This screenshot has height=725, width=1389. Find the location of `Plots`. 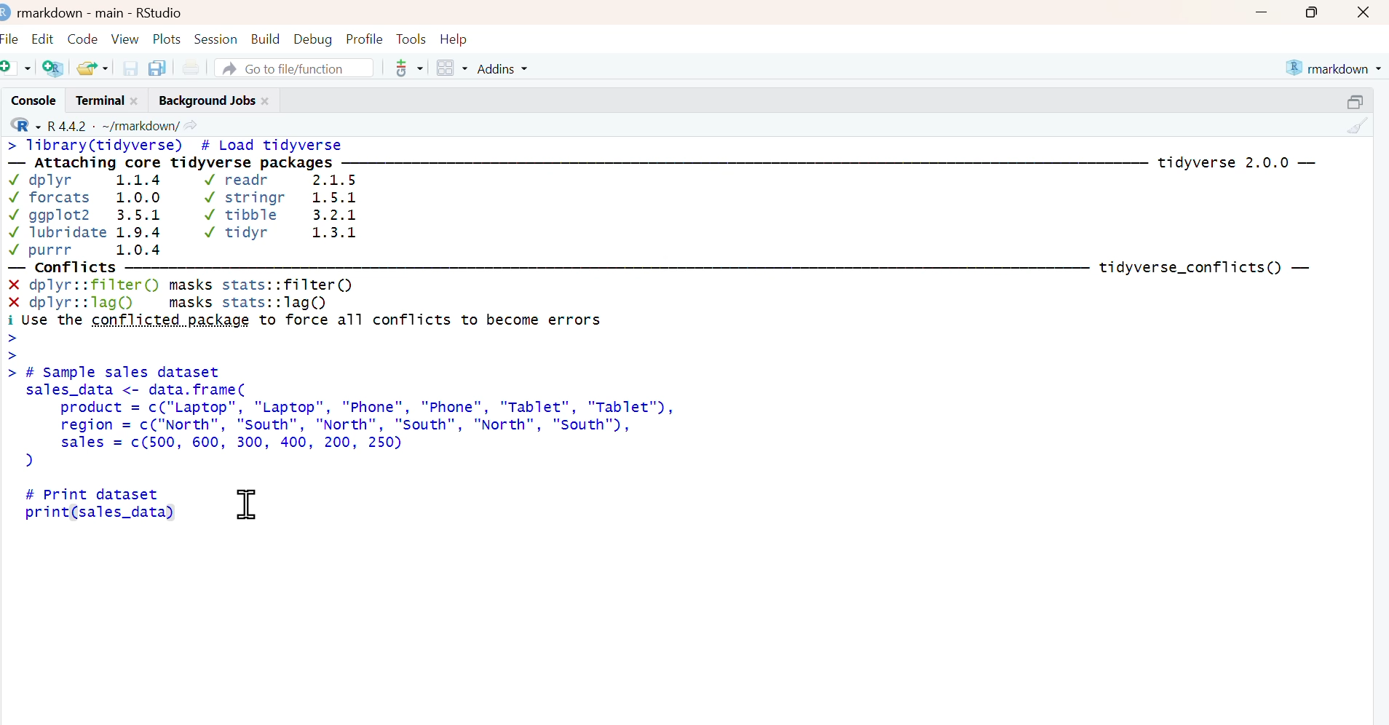

Plots is located at coordinates (167, 37).